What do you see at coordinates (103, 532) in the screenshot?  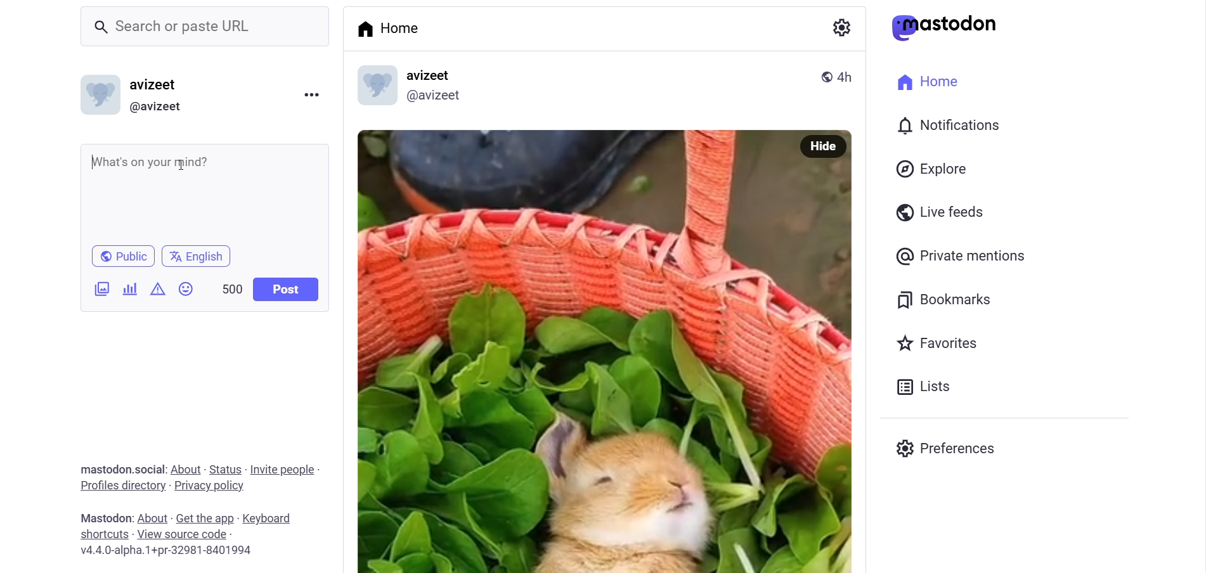 I see `shortcut` at bounding box center [103, 532].